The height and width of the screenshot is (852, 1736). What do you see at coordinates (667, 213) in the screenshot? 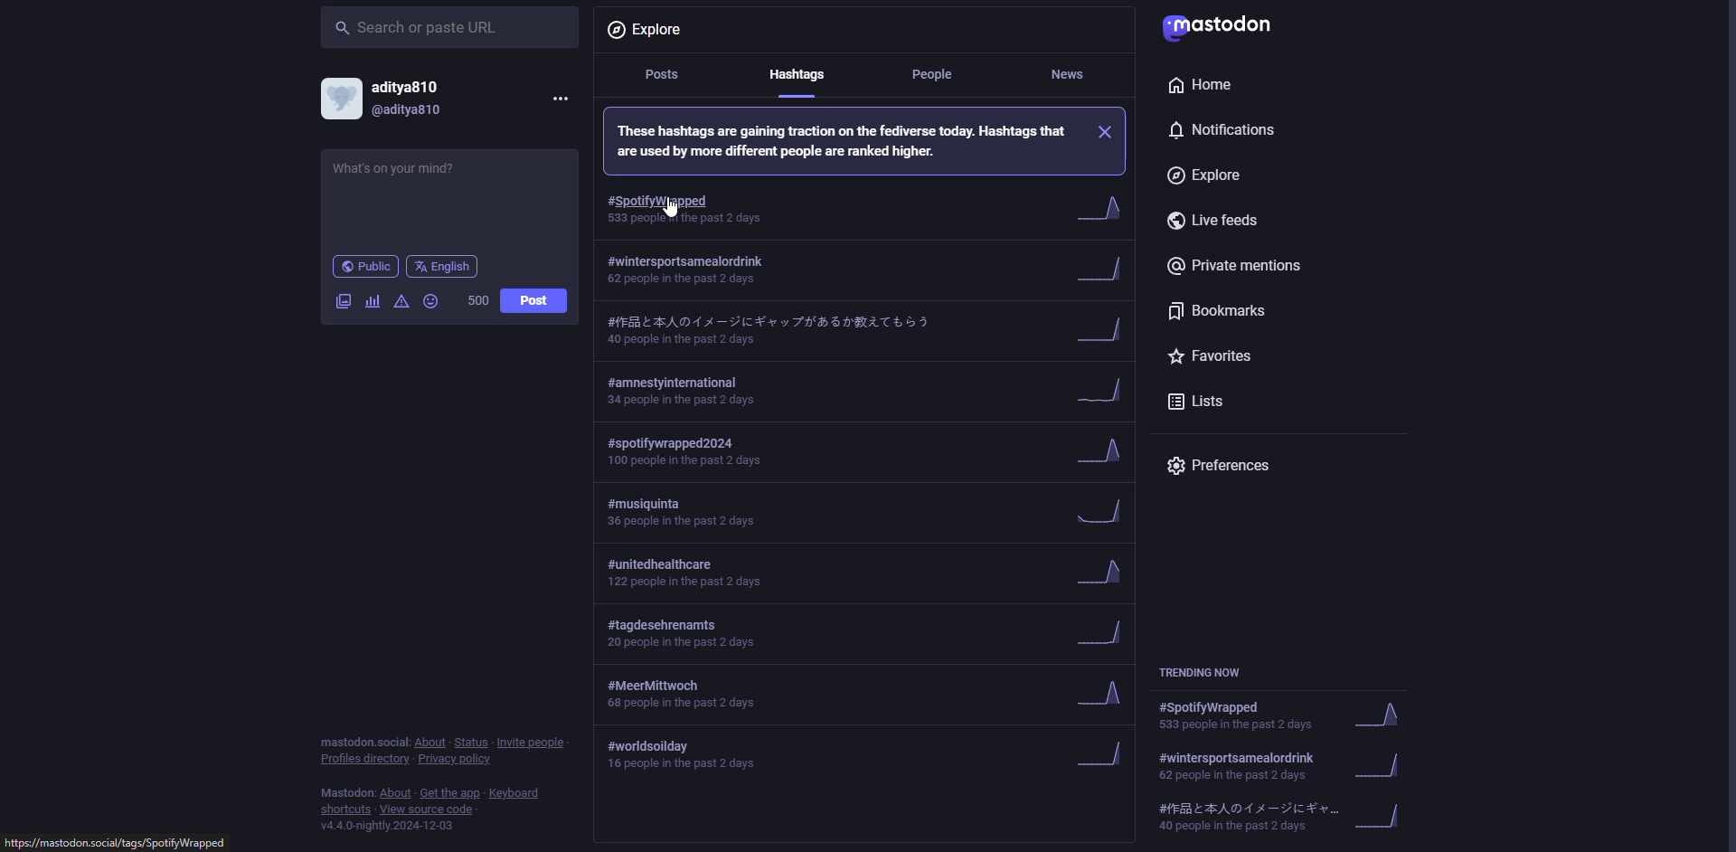
I see `cursor` at bounding box center [667, 213].